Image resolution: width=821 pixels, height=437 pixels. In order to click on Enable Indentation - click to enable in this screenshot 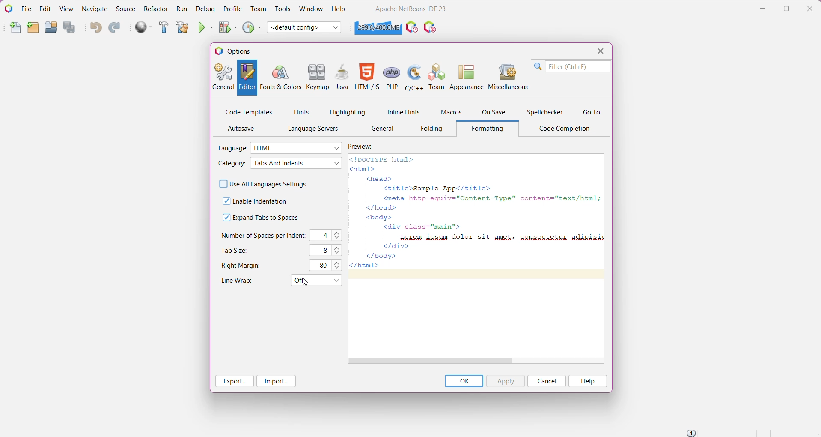, I will do `click(260, 201)`.